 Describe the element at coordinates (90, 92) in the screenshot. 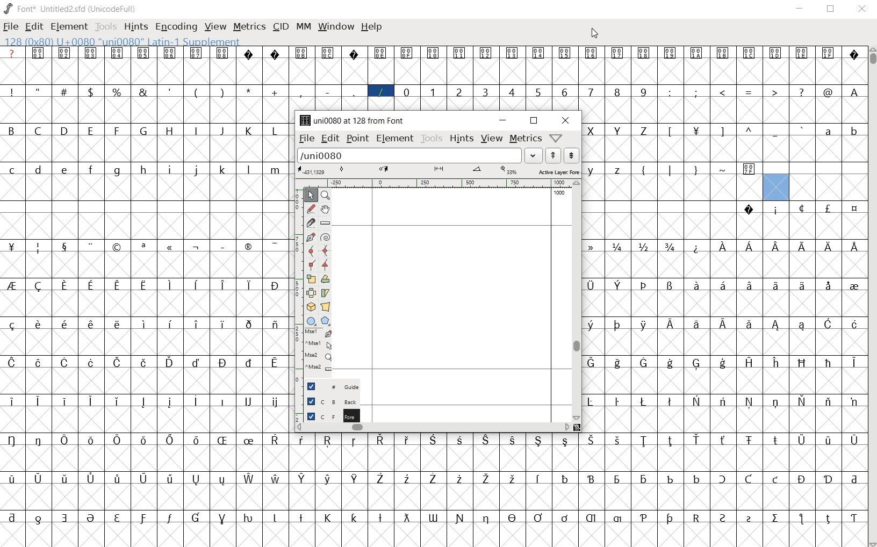

I see `glyph` at that location.